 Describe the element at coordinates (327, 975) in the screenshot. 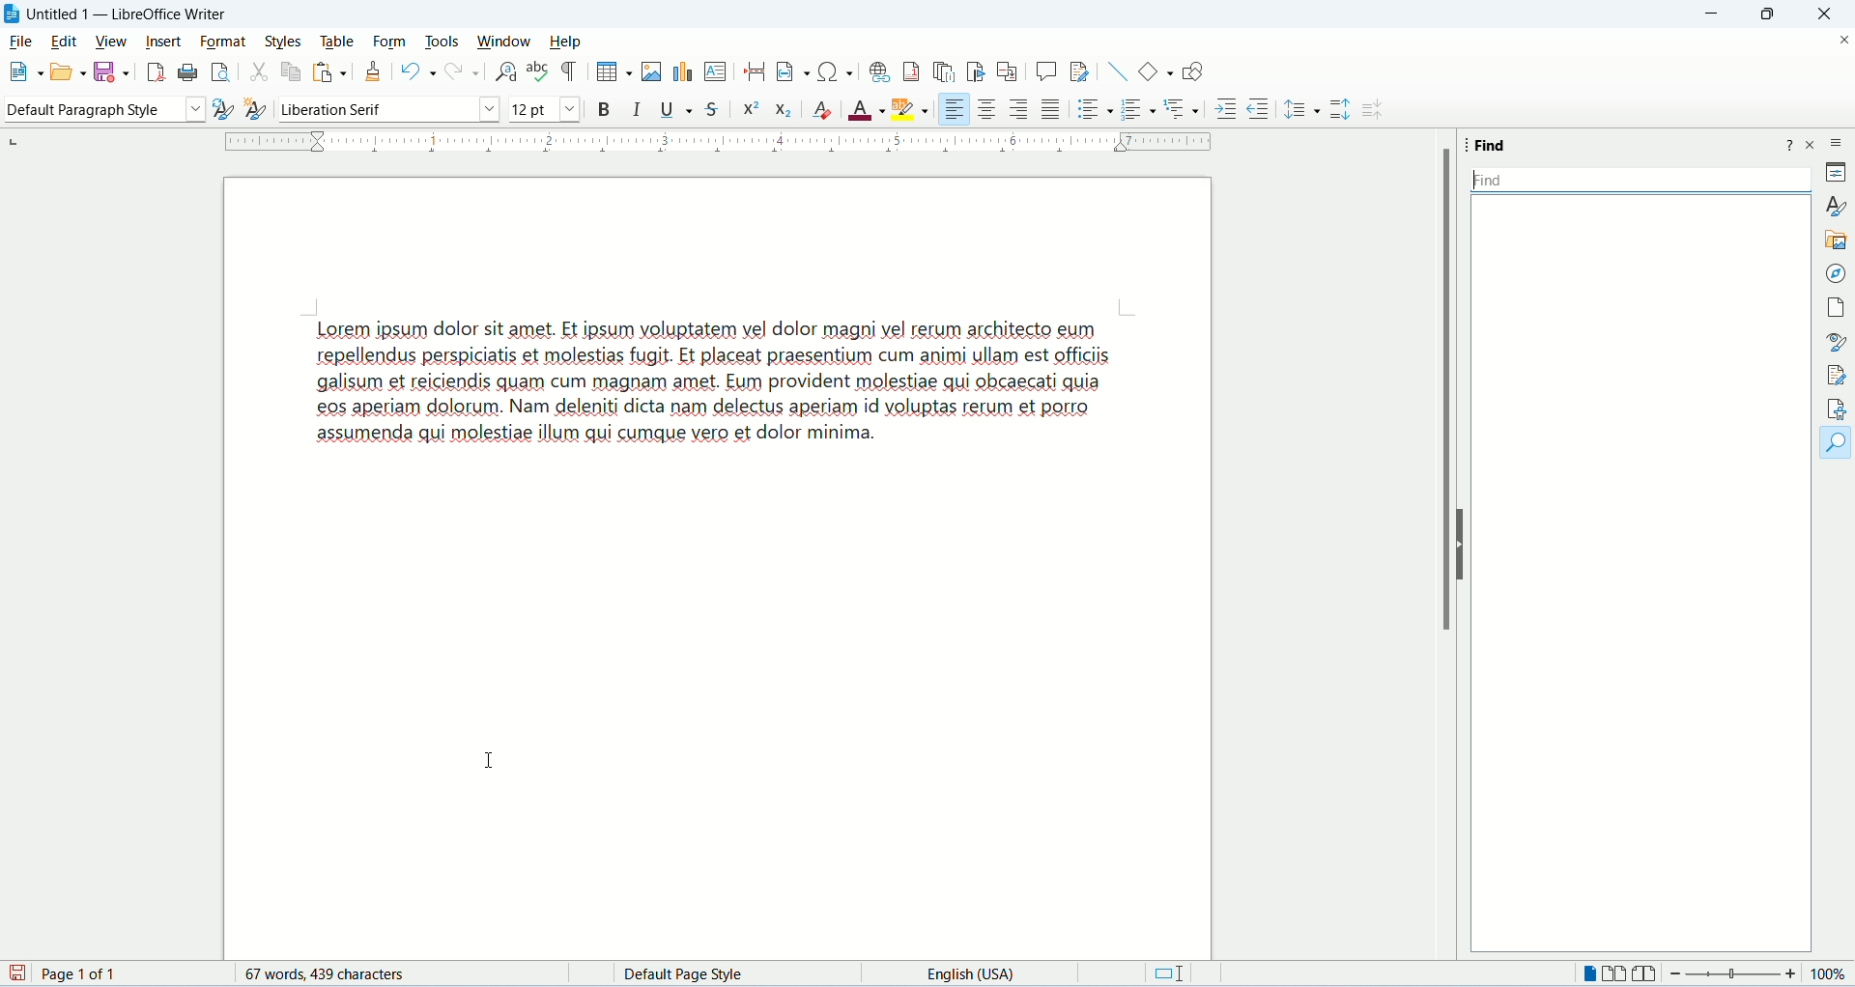

I see `words and characters` at that location.